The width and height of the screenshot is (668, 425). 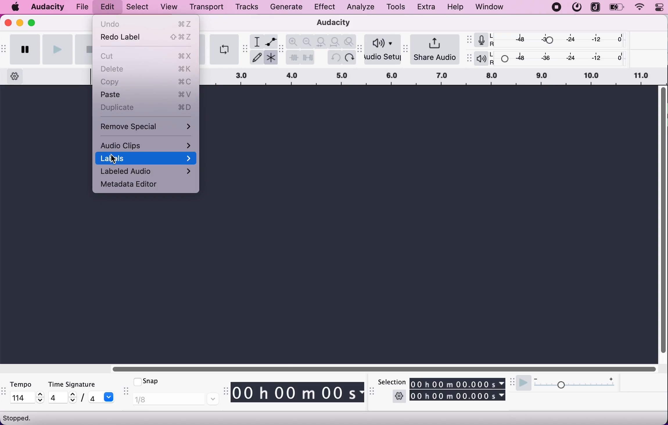 I want to click on audacity tempo toolbar, so click(x=4, y=392).